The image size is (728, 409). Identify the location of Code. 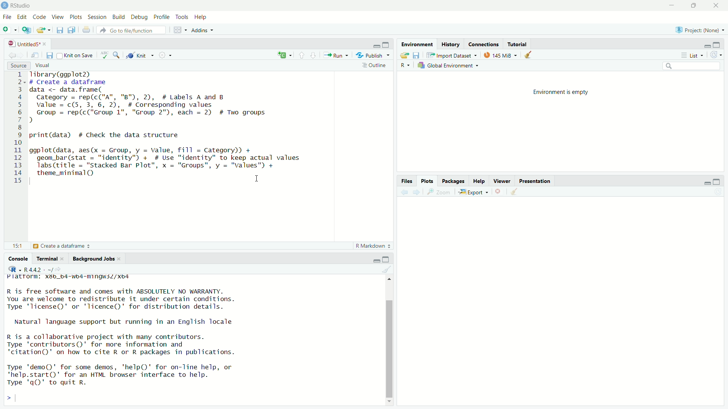
(40, 17).